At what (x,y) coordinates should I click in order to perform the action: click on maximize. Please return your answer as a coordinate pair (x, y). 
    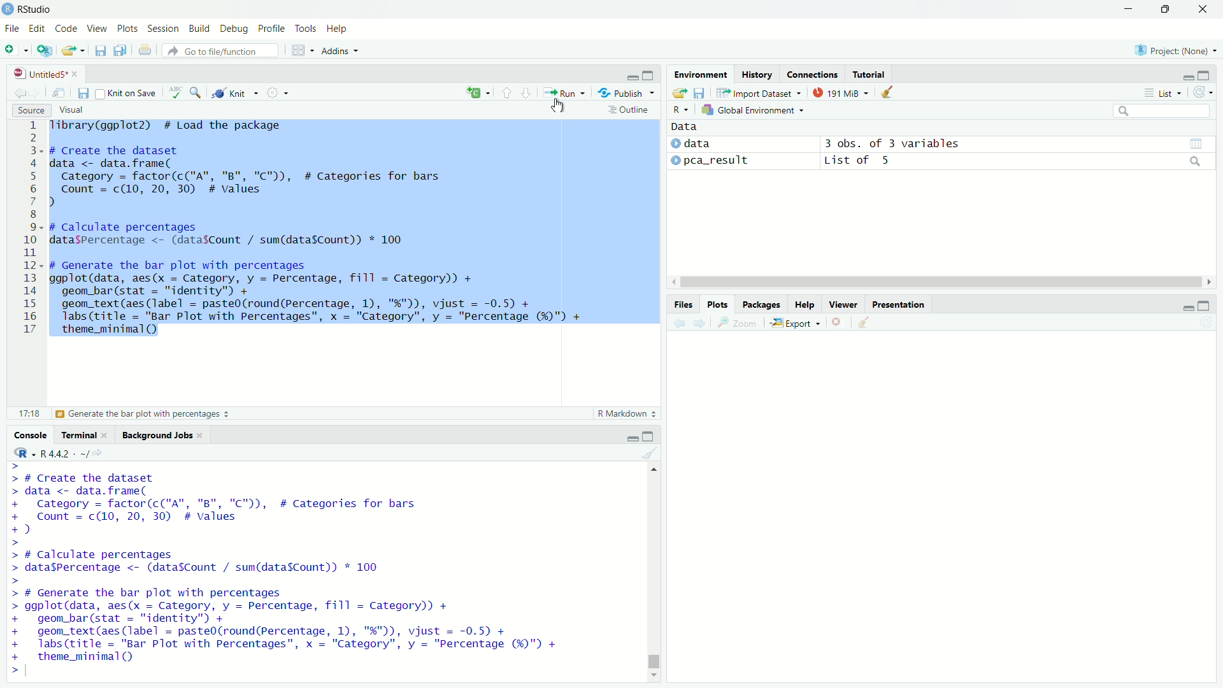
    Looking at the image, I should click on (1206, 75).